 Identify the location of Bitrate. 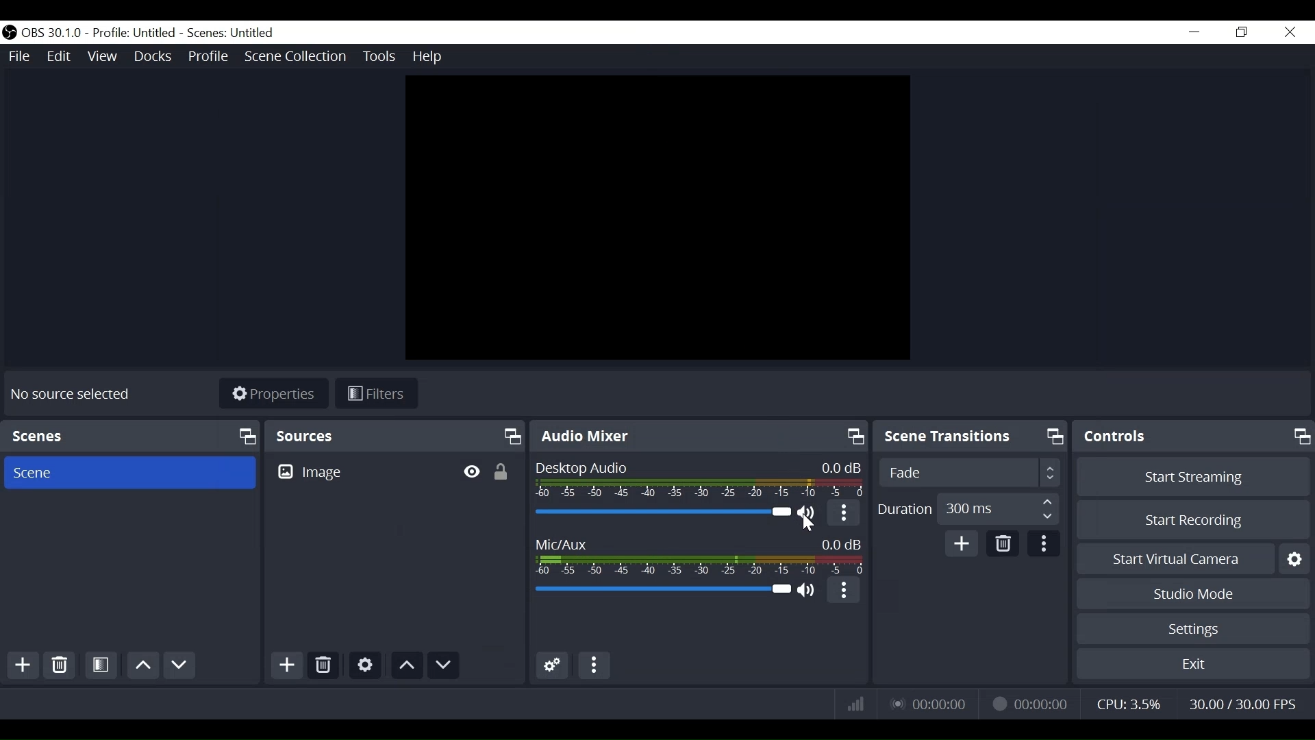
(853, 704).